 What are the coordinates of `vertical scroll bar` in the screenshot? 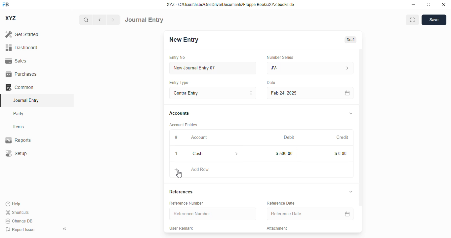 It's located at (360, 141).